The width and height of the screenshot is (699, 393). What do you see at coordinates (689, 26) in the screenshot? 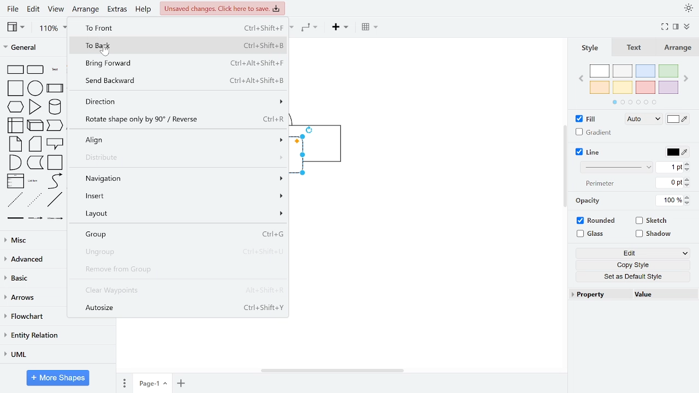
I see `collapse` at bounding box center [689, 26].